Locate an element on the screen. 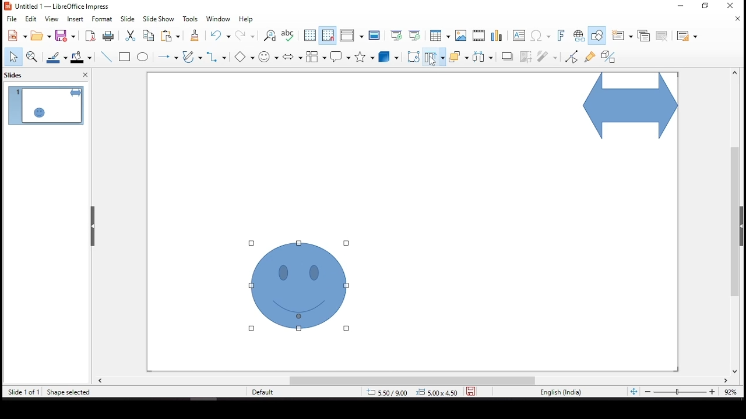 This screenshot has height=419, width=746. toggle extrusion is located at coordinates (608, 58).